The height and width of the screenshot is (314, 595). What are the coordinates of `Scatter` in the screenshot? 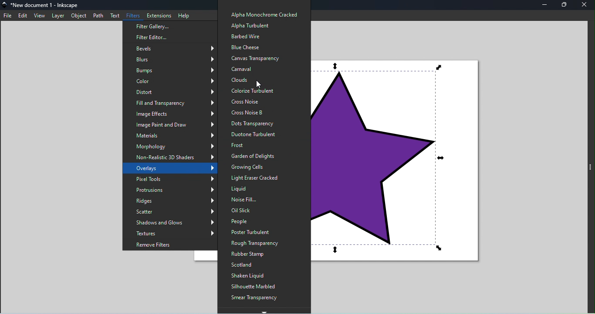 It's located at (172, 213).